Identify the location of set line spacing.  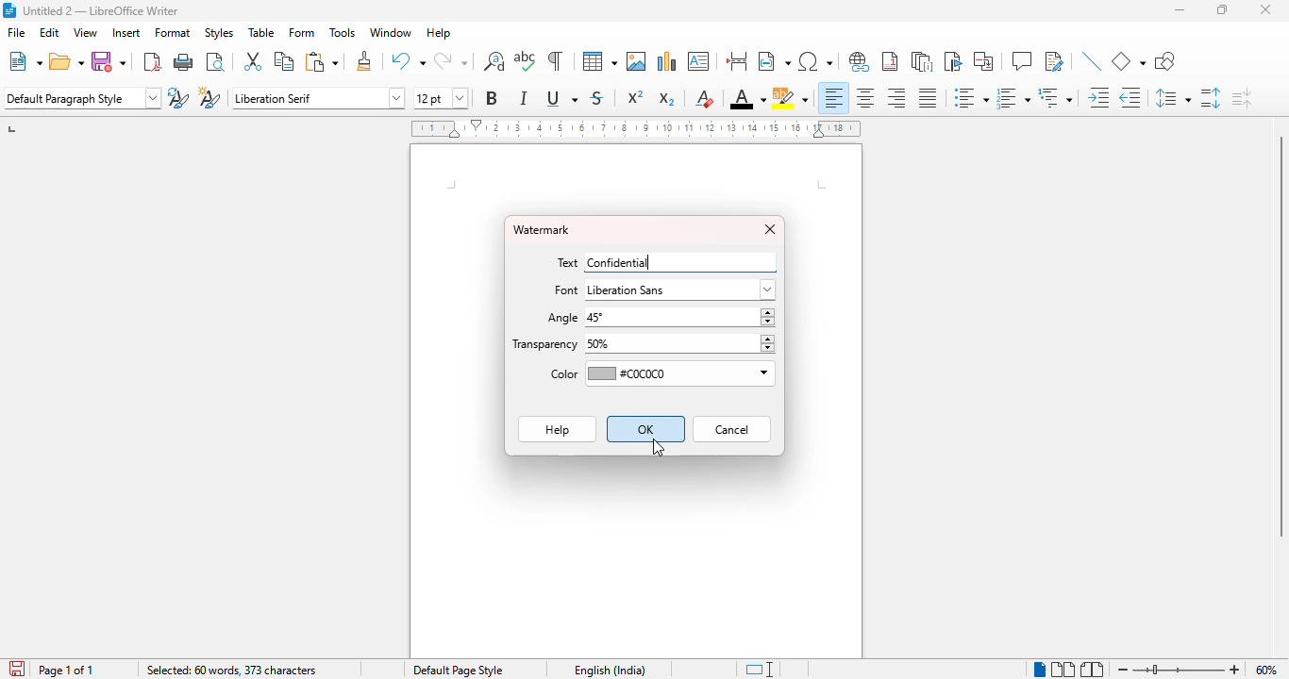
(1171, 98).